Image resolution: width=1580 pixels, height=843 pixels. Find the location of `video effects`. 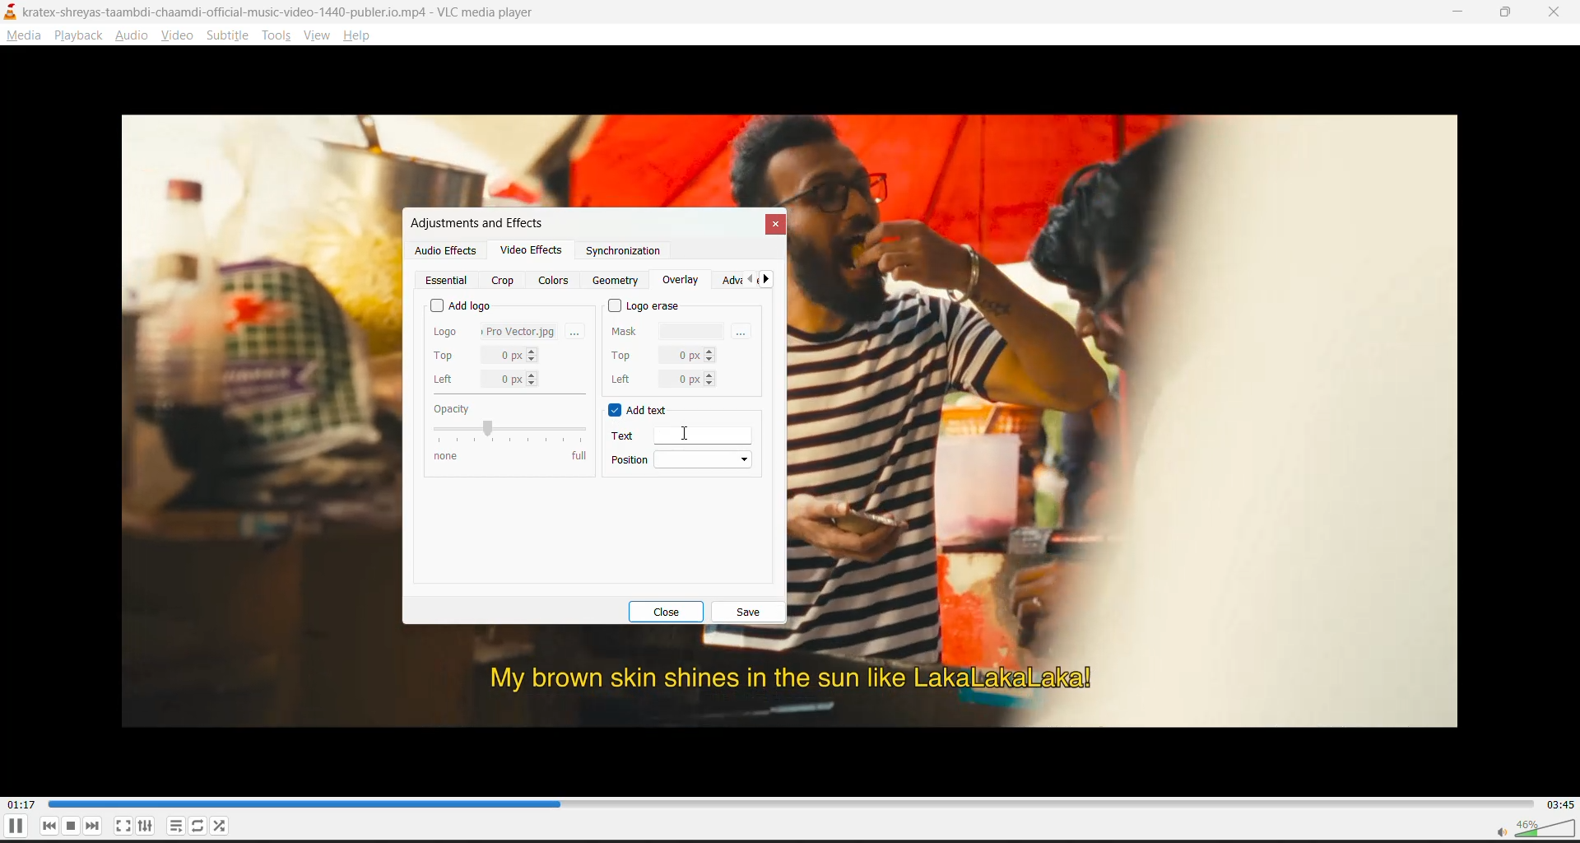

video effects is located at coordinates (531, 253).